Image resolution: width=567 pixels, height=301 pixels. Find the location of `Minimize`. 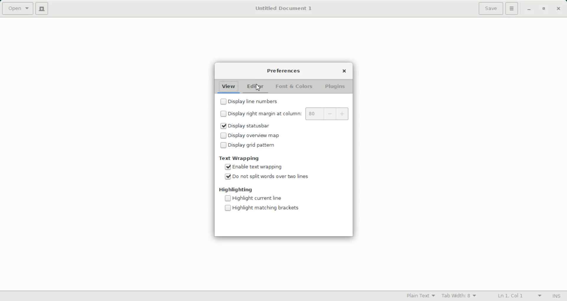

Minimize is located at coordinates (529, 9).